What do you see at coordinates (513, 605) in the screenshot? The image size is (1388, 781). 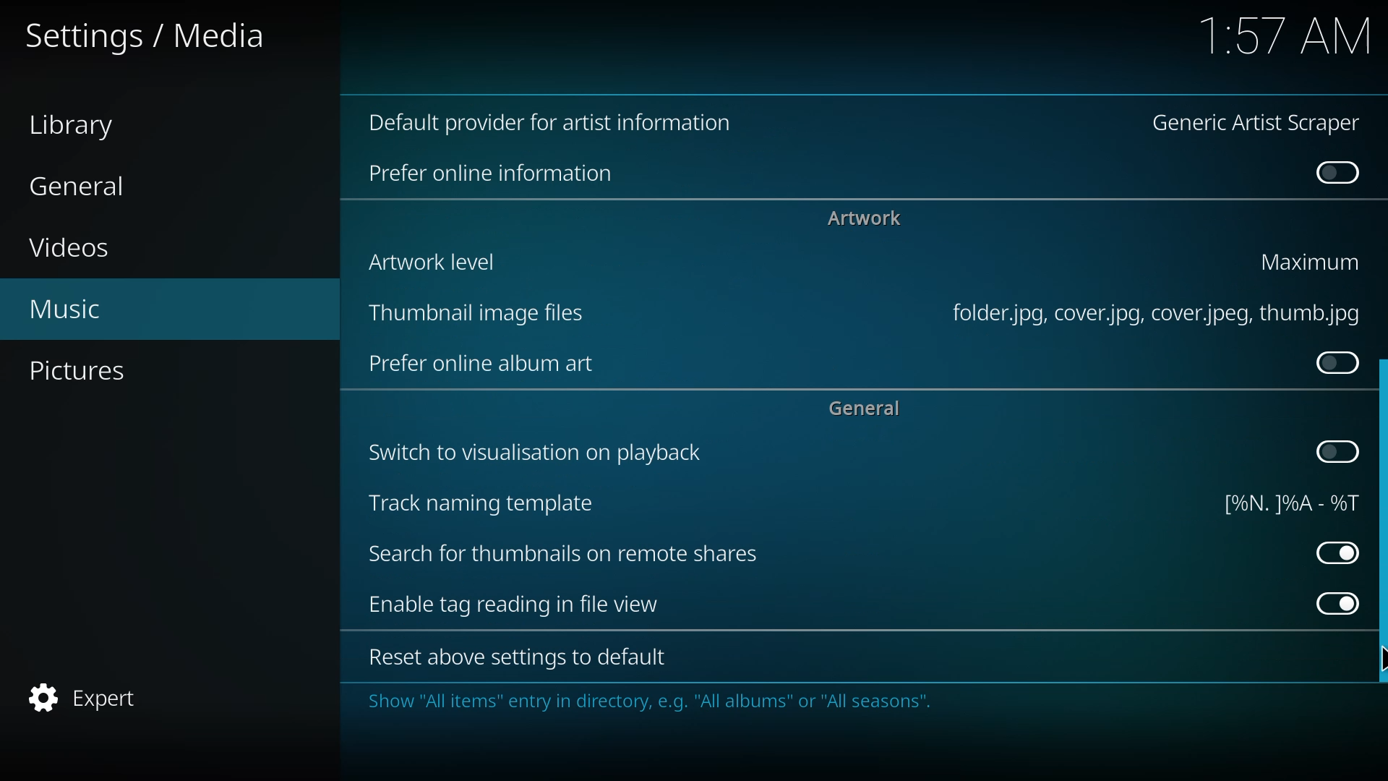 I see `enable tag reading` at bounding box center [513, 605].